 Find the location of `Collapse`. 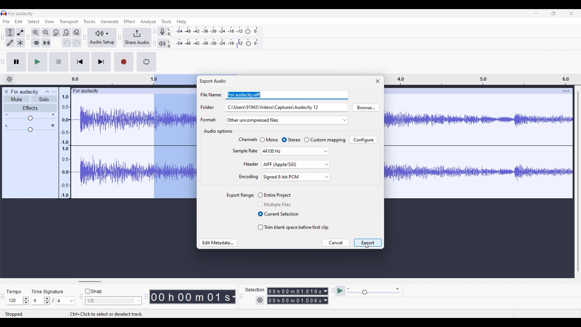

Collapse is located at coordinates (47, 91).